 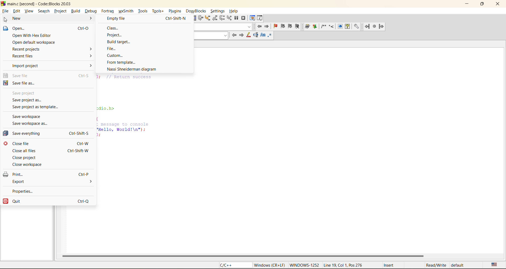 I want to click on clear bookmark, so click(x=298, y=27).